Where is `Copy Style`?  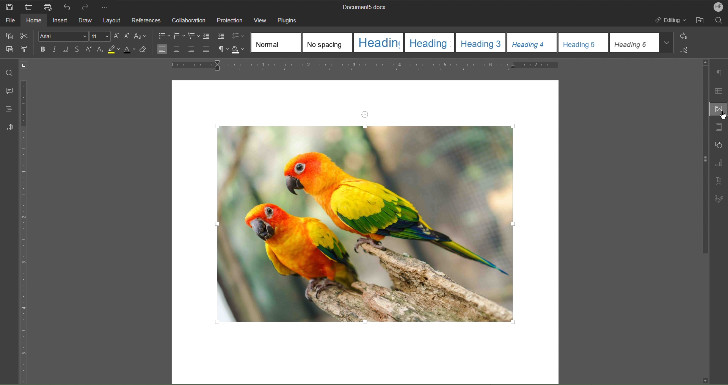 Copy Style is located at coordinates (27, 50).